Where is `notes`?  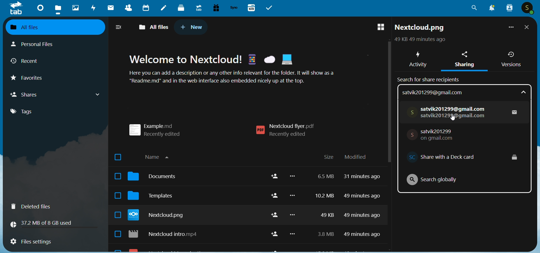
notes is located at coordinates (164, 8).